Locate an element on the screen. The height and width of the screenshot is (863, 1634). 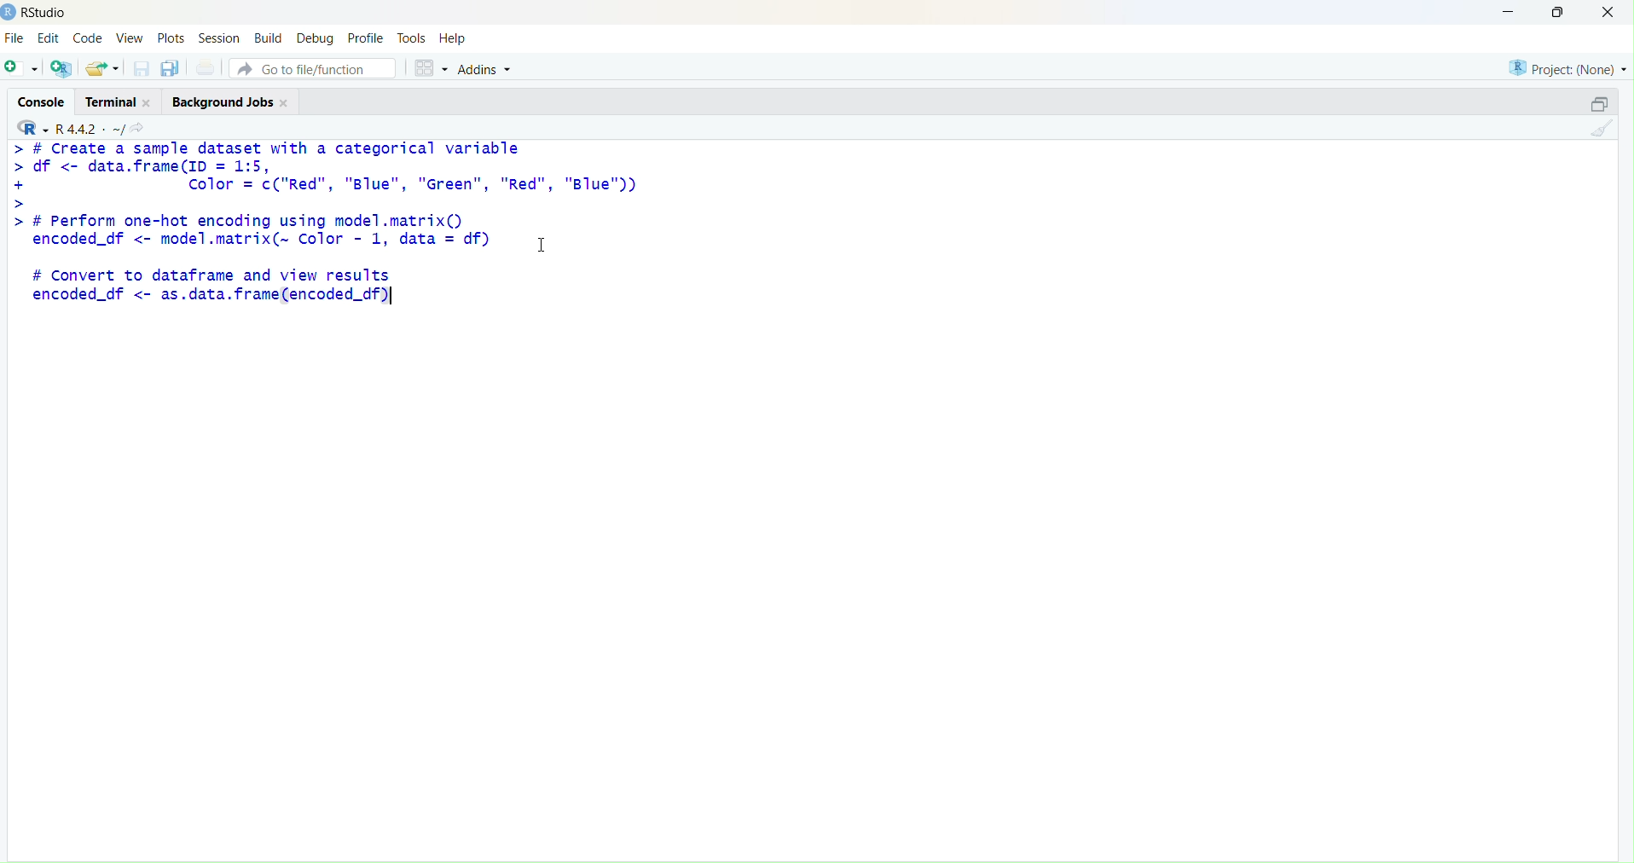
session is located at coordinates (220, 38).